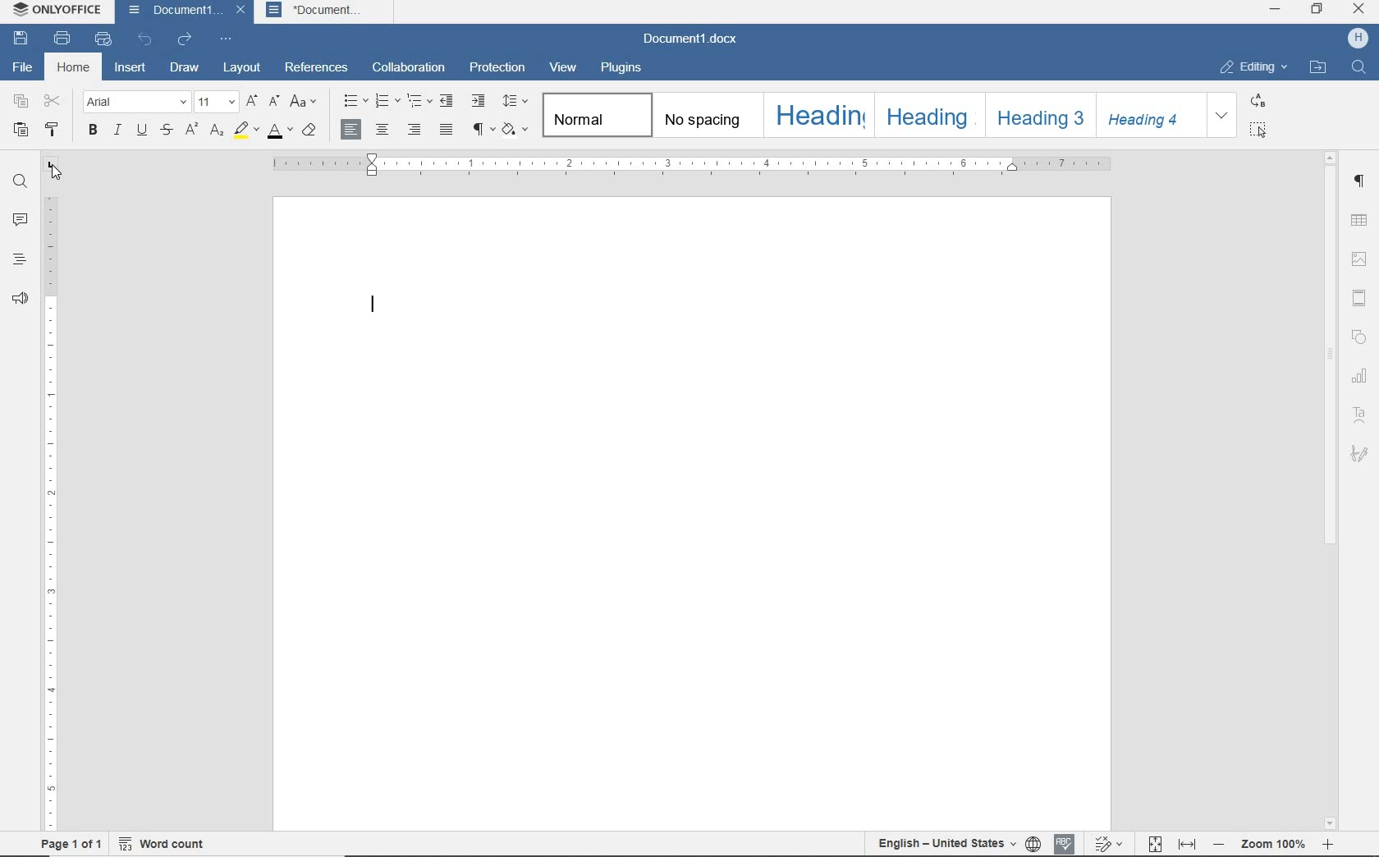  I want to click on HEADINGS, so click(18, 259).